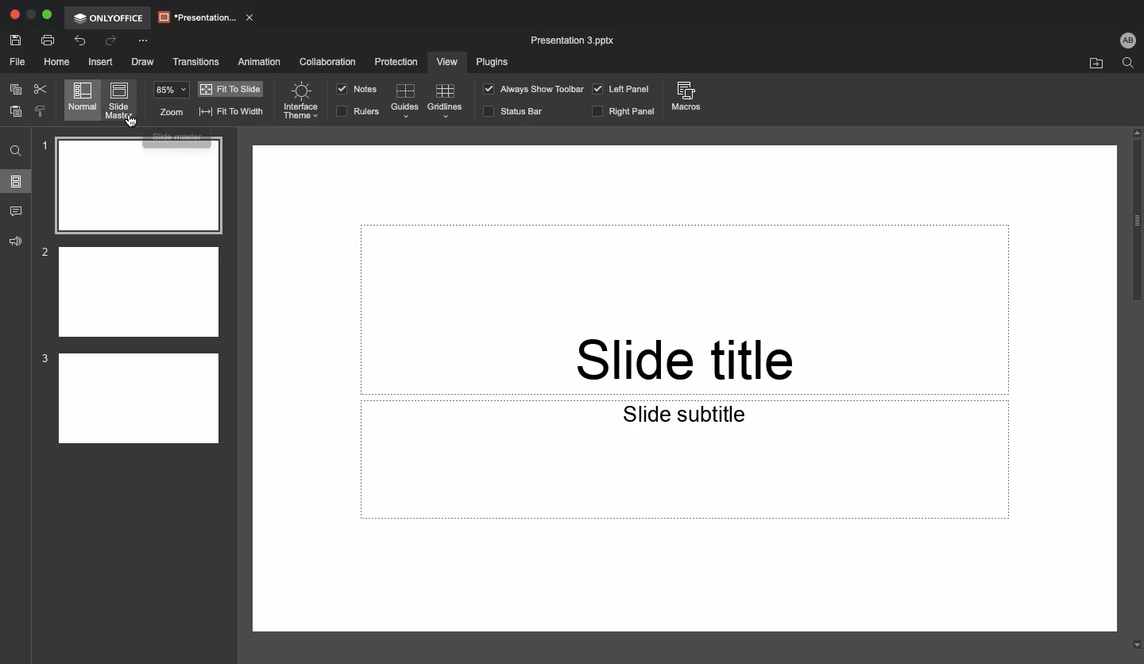  I want to click on File, so click(15, 60).